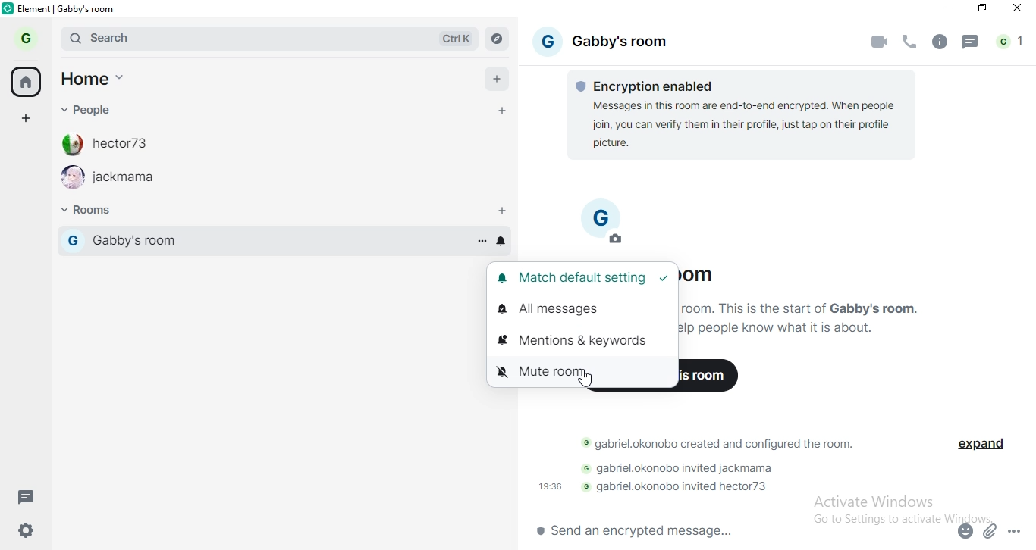  What do you see at coordinates (579, 283) in the screenshot?
I see `match default setting` at bounding box center [579, 283].